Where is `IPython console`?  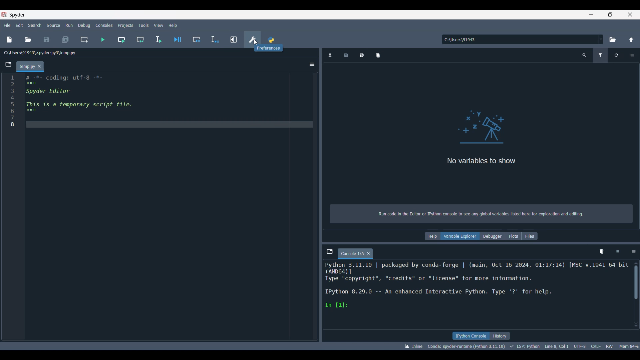
IPython console is located at coordinates (471, 336).